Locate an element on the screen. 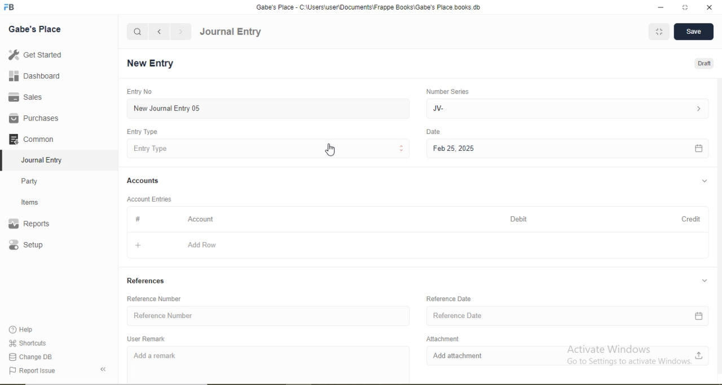 Image resolution: width=722 pixels, height=385 pixels. Account is located at coordinates (201, 219).